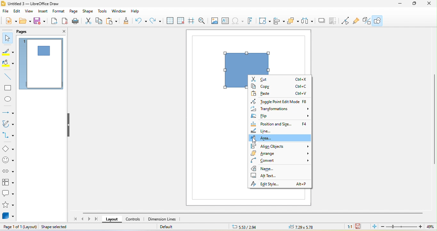 The height and width of the screenshot is (231, 437). I want to click on paste, so click(113, 22).